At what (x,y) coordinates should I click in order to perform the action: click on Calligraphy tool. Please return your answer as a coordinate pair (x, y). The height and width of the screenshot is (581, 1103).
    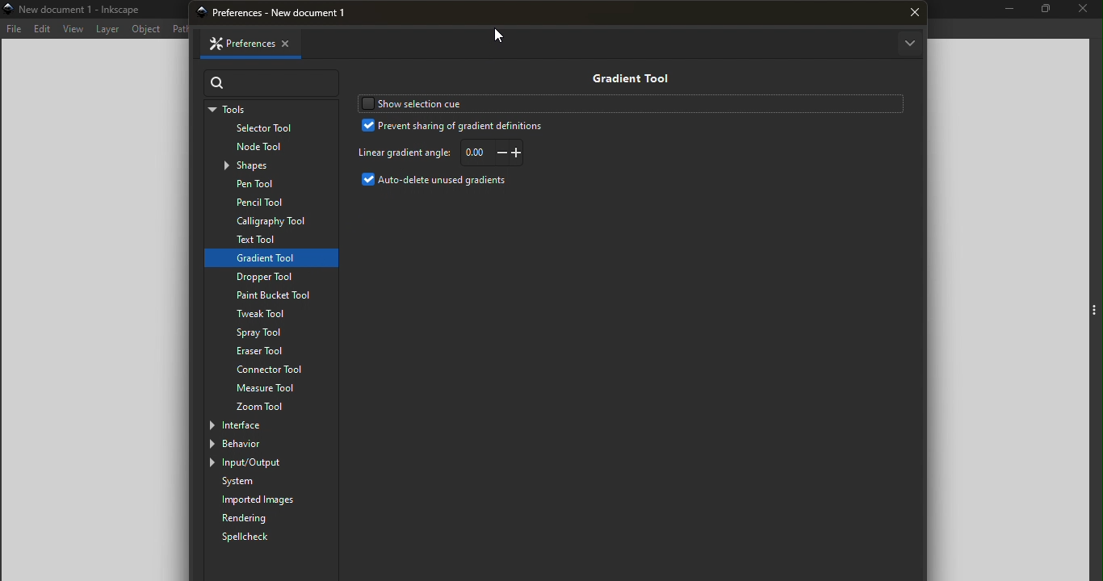
    Looking at the image, I should click on (270, 221).